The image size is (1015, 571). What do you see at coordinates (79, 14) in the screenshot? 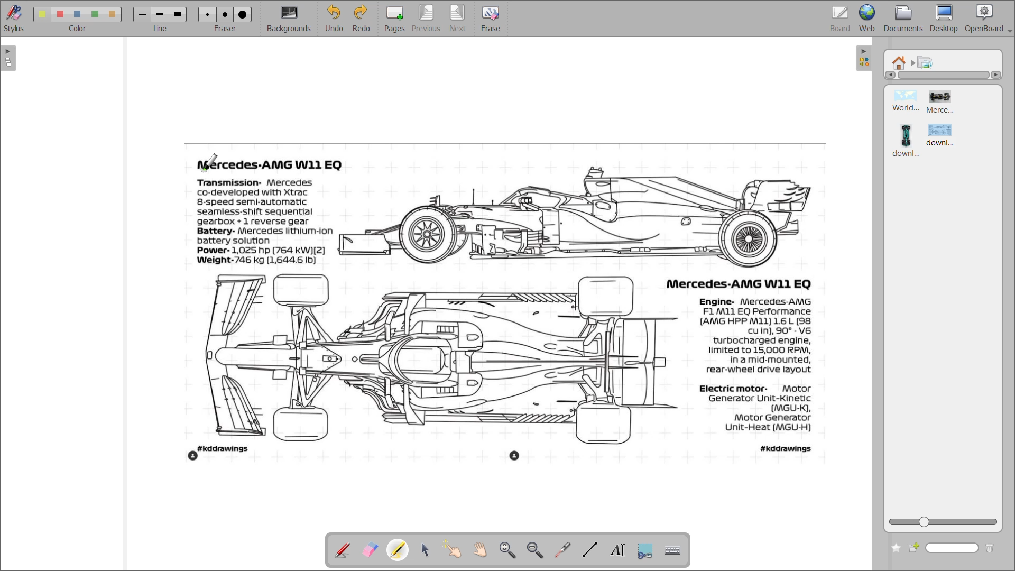
I see `color 3` at bounding box center [79, 14].